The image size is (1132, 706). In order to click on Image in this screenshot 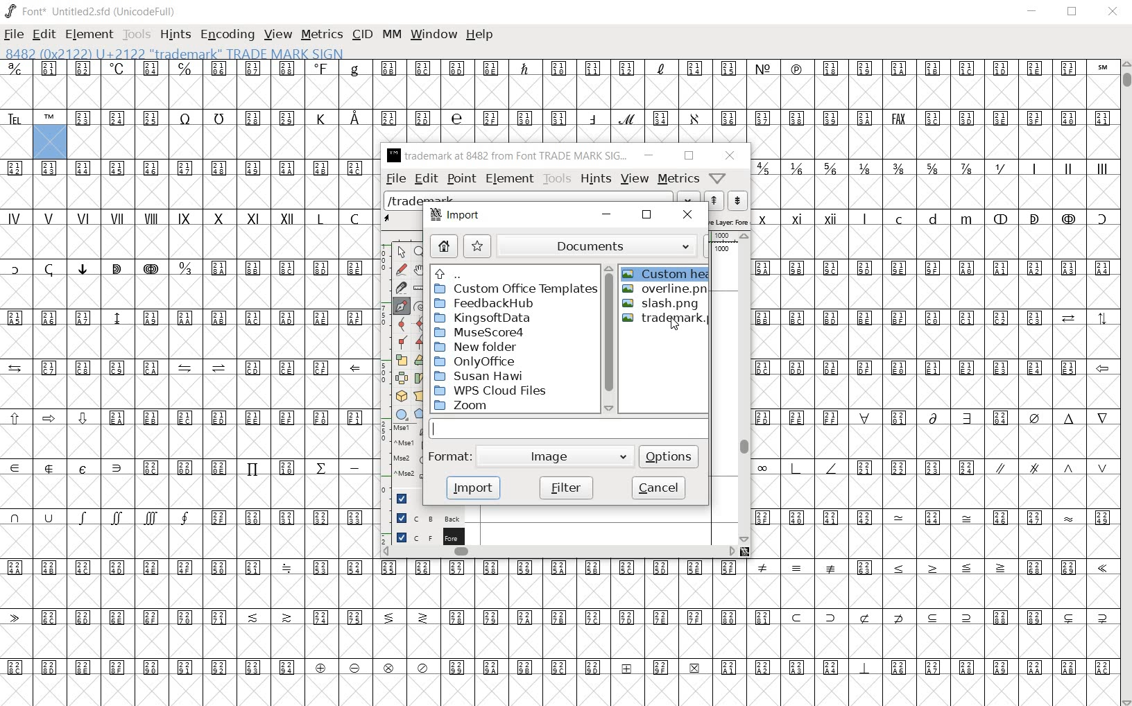, I will do `click(556, 456)`.